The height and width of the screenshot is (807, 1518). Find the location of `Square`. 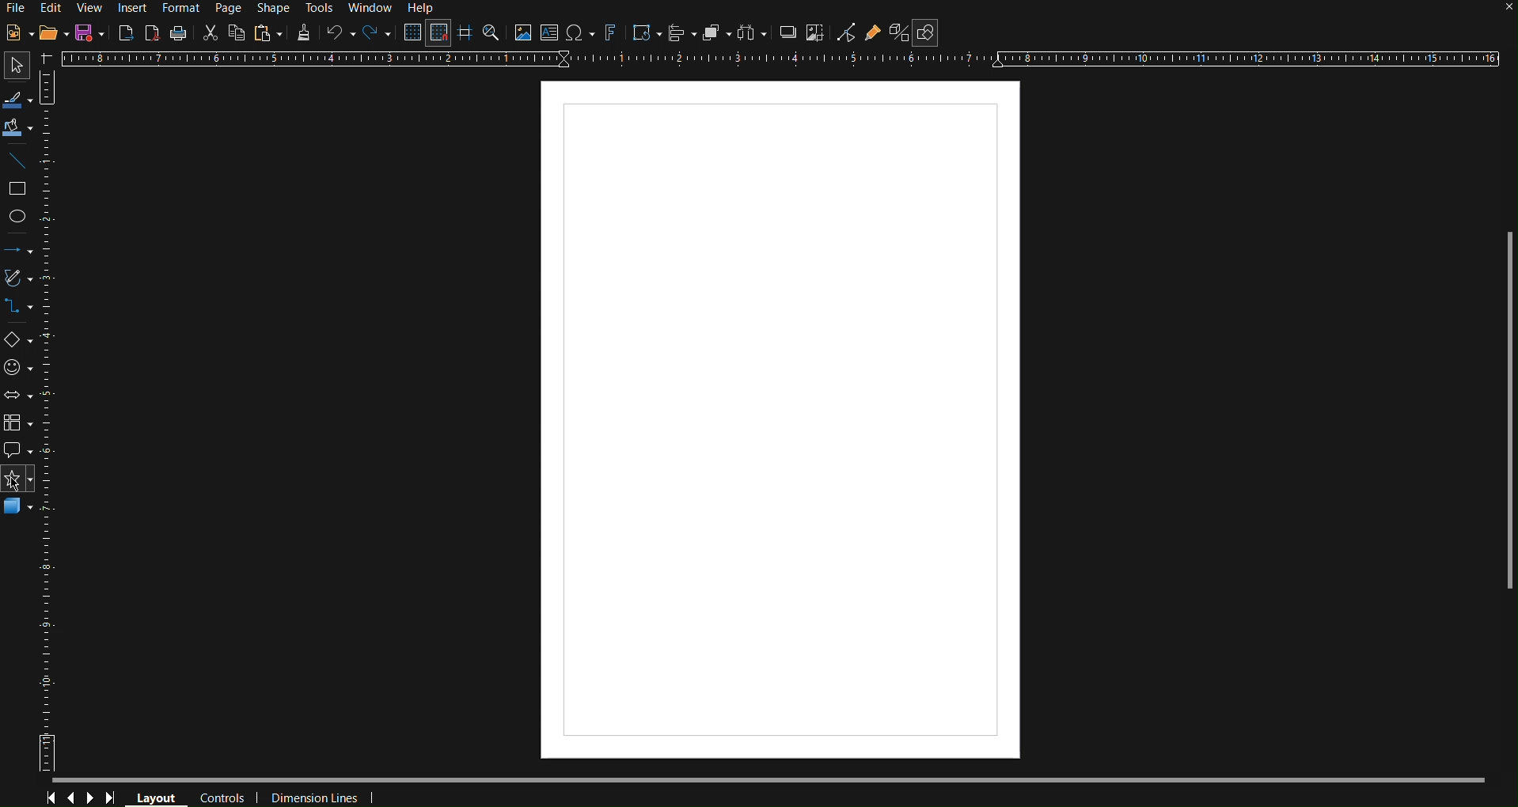

Square is located at coordinates (20, 188).